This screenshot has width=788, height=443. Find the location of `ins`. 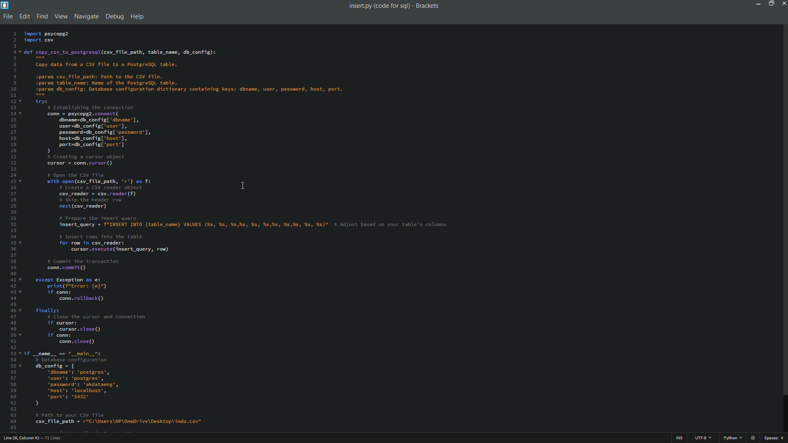

ins is located at coordinates (680, 438).